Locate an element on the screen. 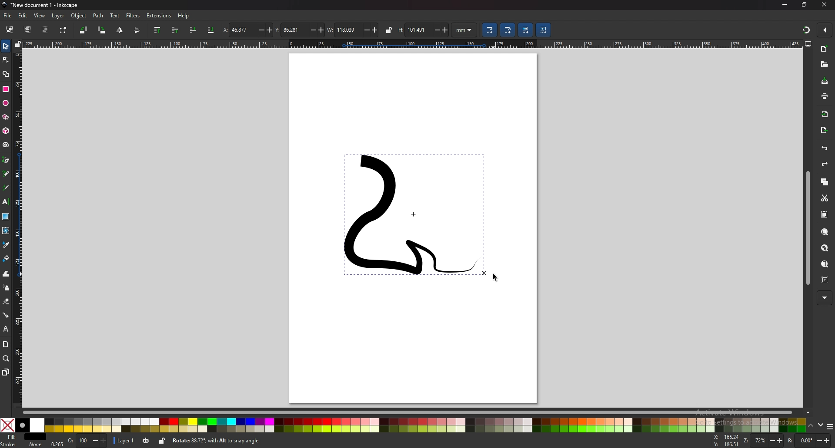 The image size is (835, 448). import is located at coordinates (825, 115).